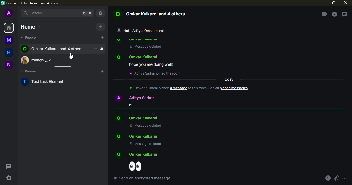  What do you see at coordinates (145, 179) in the screenshot?
I see `send an encrypted message...` at bounding box center [145, 179].